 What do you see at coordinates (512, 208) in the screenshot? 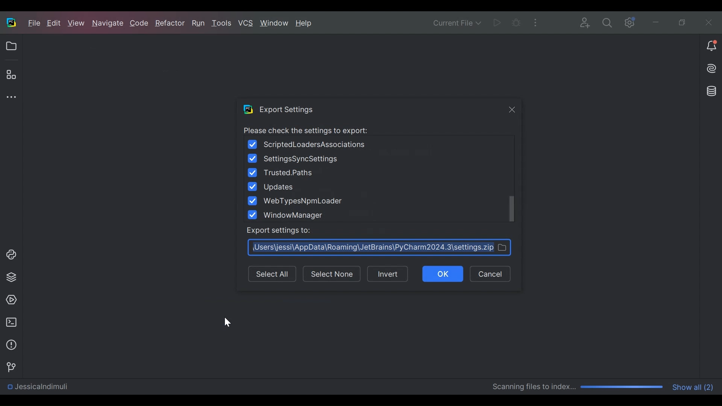
I see `Vertical Scroll bar` at bounding box center [512, 208].